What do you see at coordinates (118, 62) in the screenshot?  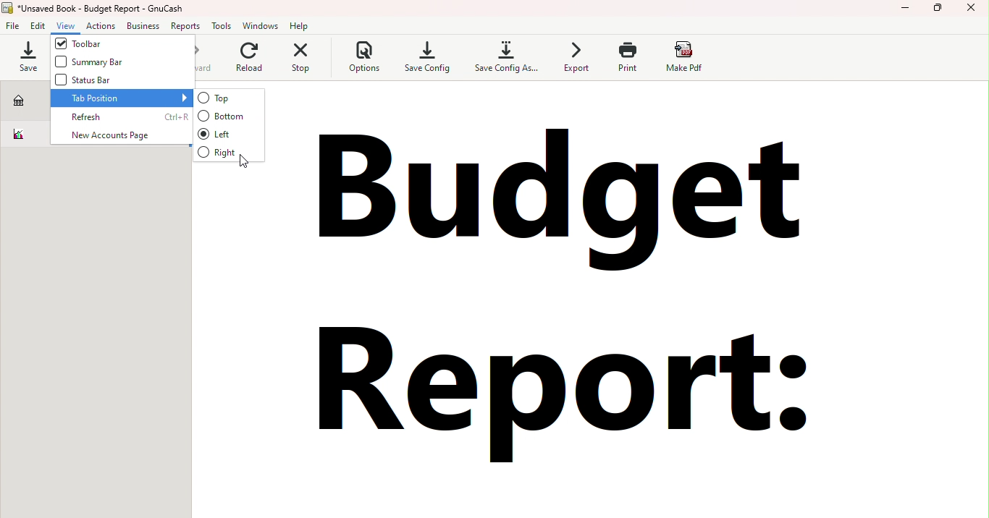 I see `Summary Bar` at bounding box center [118, 62].